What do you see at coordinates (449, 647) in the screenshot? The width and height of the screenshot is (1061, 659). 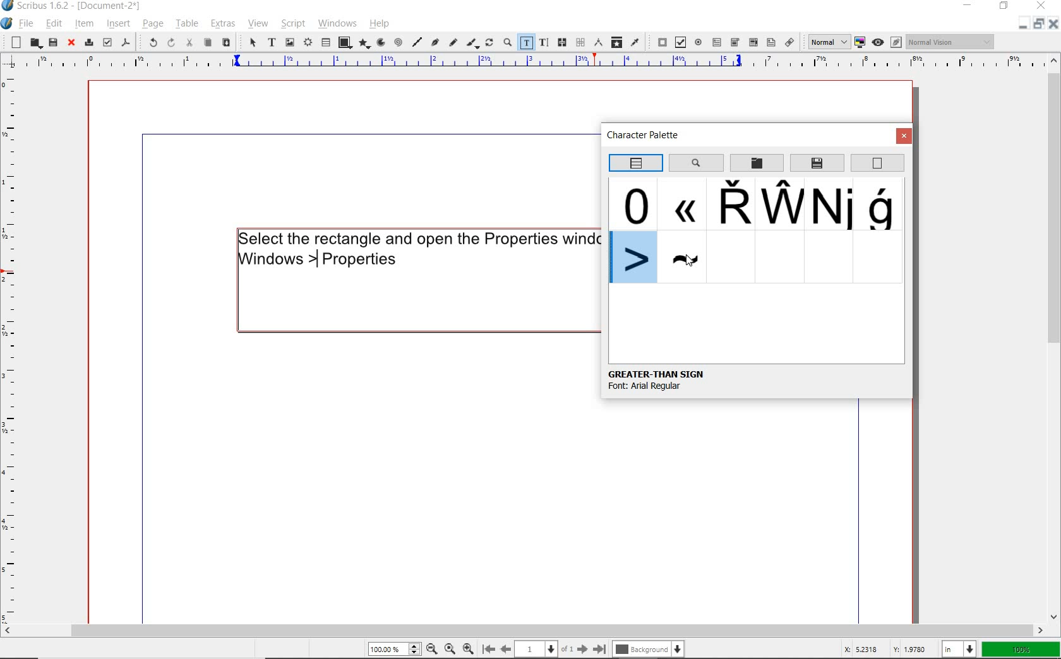 I see `default zoom` at bounding box center [449, 647].